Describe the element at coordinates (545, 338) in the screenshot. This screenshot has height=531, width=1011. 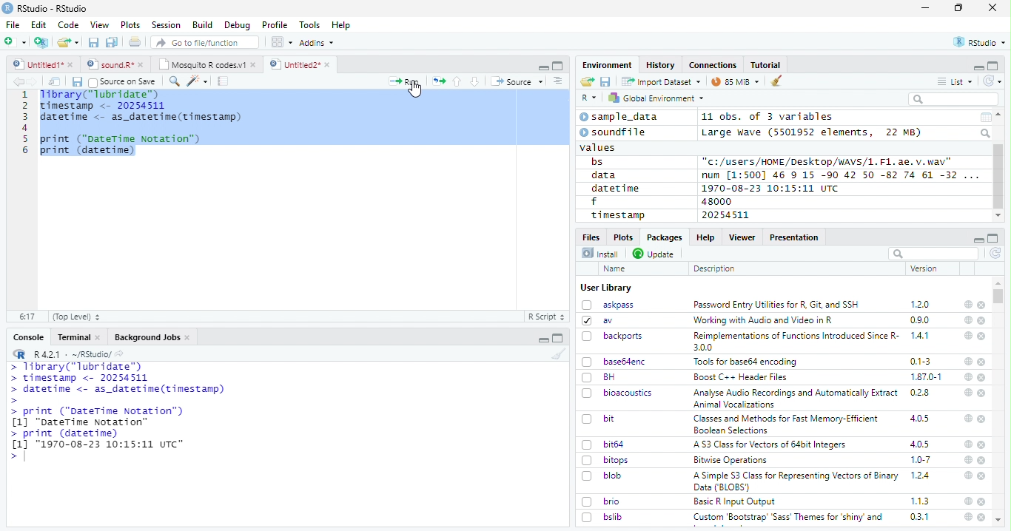
I see `minimize` at that location.